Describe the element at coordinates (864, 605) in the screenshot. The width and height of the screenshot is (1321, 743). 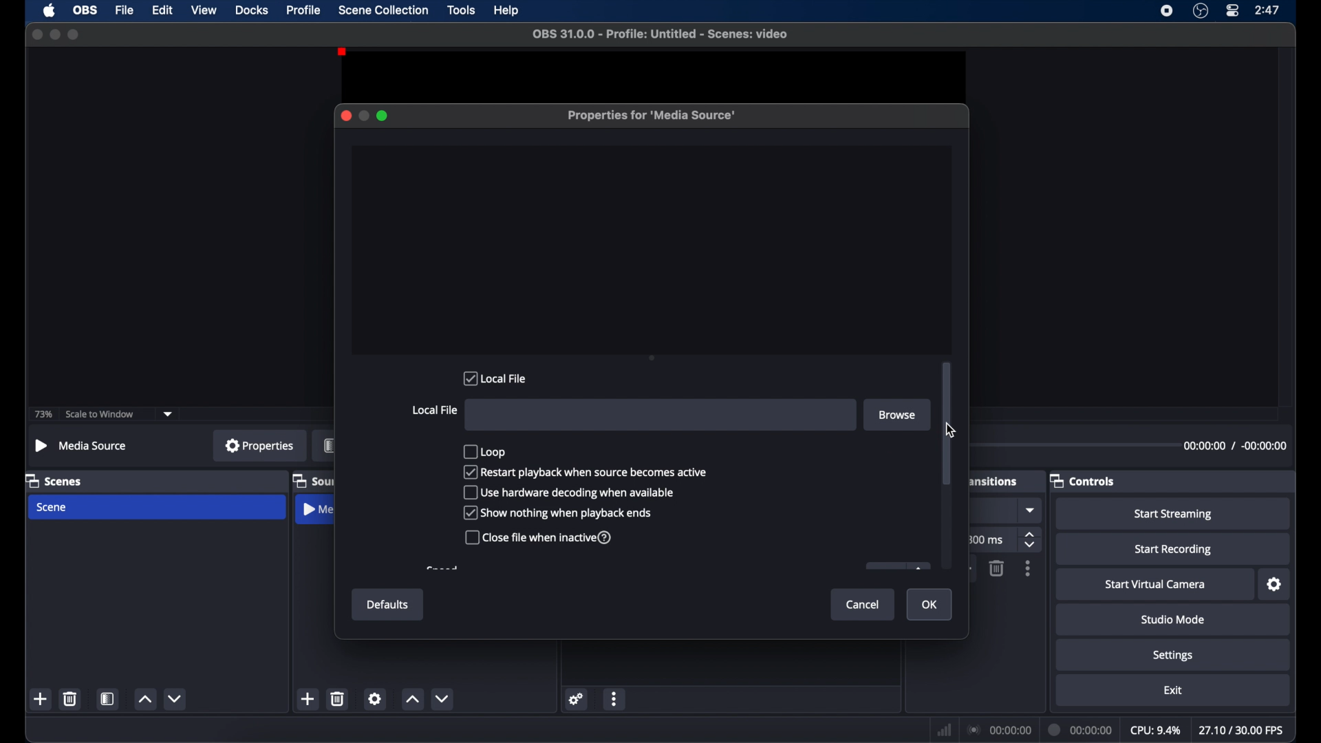
I see `cancel` at that location.